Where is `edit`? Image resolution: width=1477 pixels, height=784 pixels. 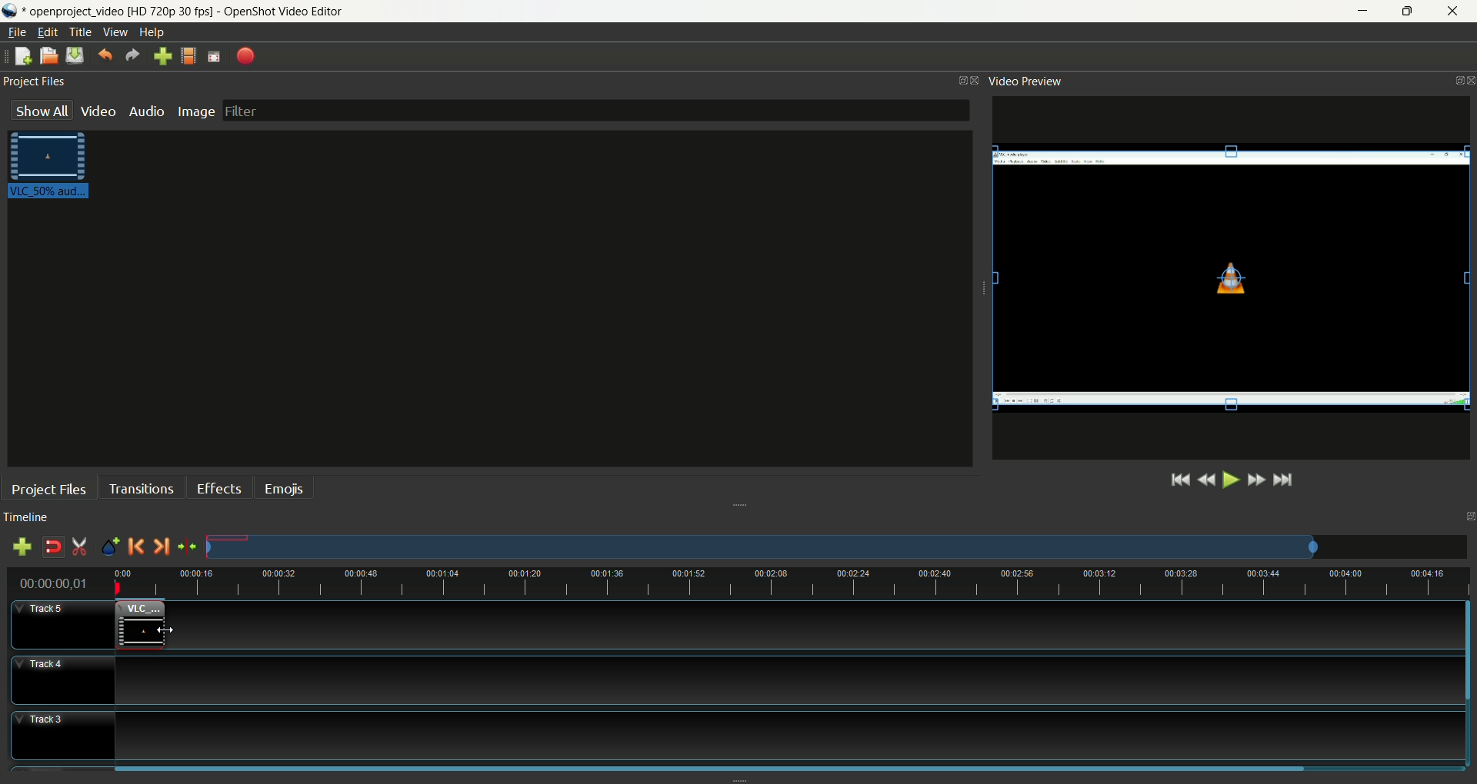 edit is located at coordinates (48, 32).